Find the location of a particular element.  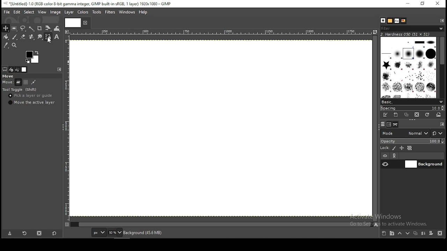

paintbrush tool is located at coordinates (14, 37).